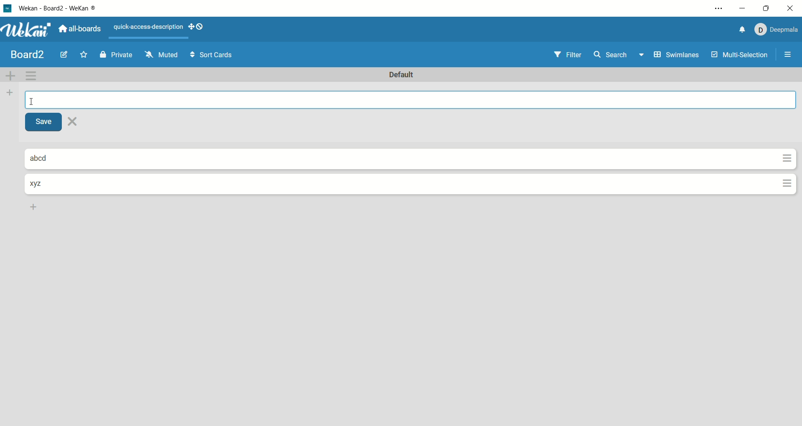  Describe the element at coordinates (81, 28) in the screenshot. I see `all boards` at that location.